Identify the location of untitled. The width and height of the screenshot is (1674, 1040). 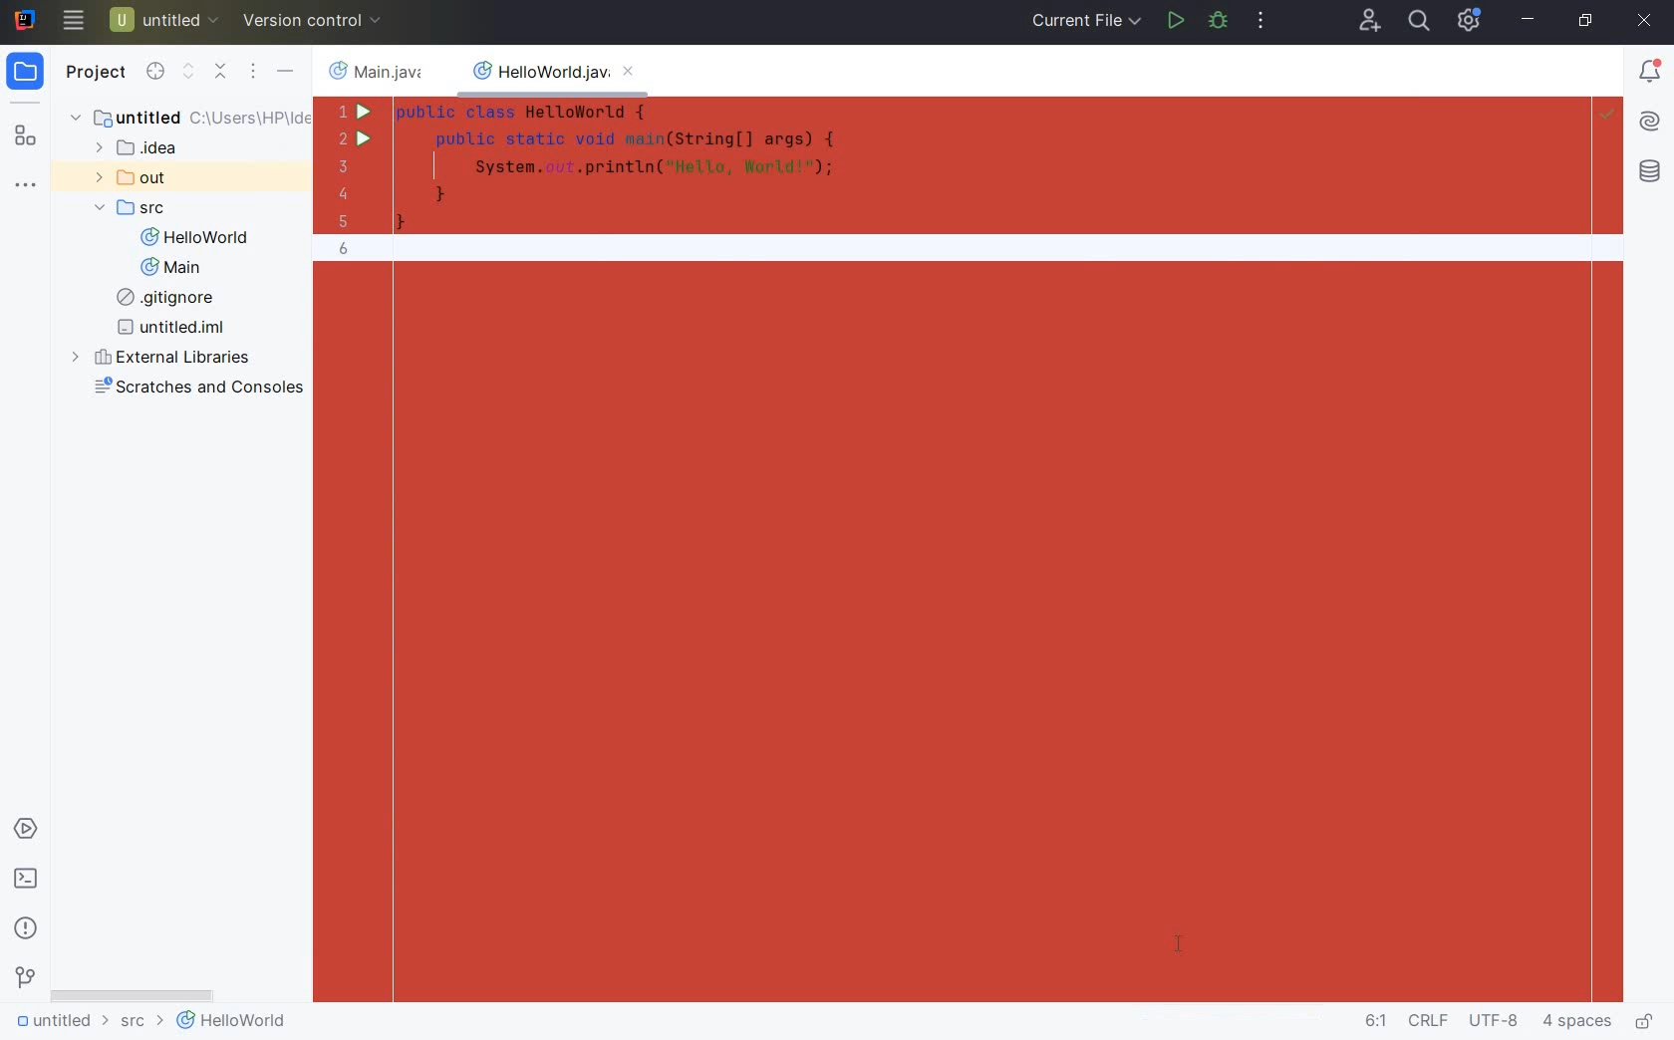
(185, 117).